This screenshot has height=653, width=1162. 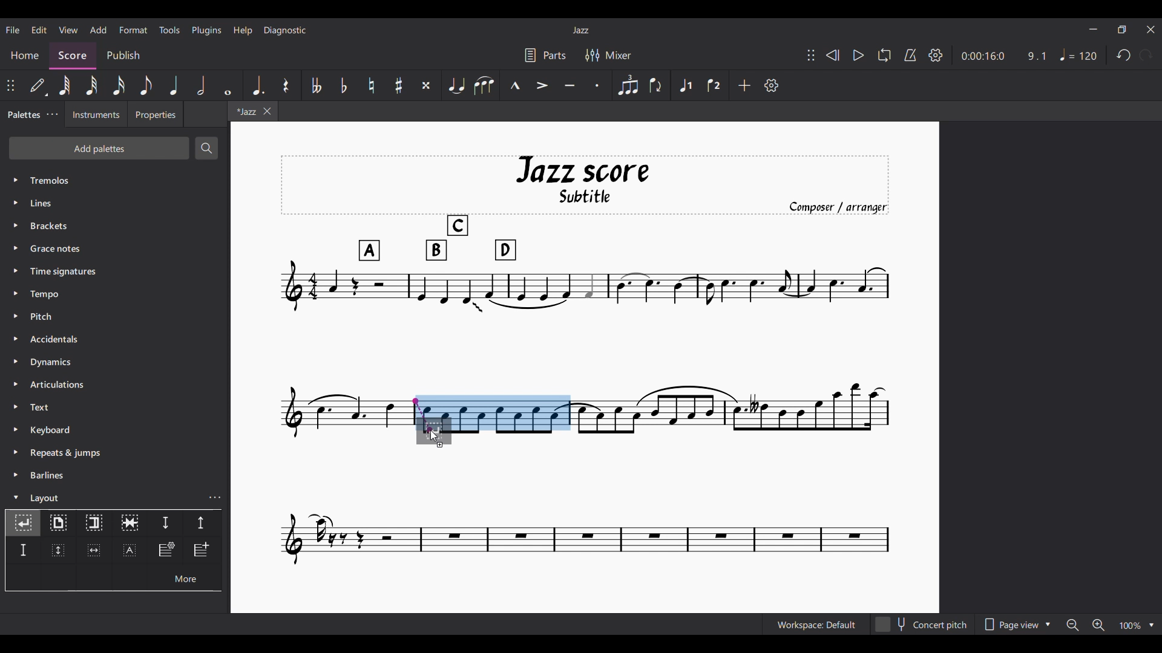 What do you see at coordinates (23, 523) in the screenshot?
I see `System break, highlighted as current selection` at bounding box center [23, 523].